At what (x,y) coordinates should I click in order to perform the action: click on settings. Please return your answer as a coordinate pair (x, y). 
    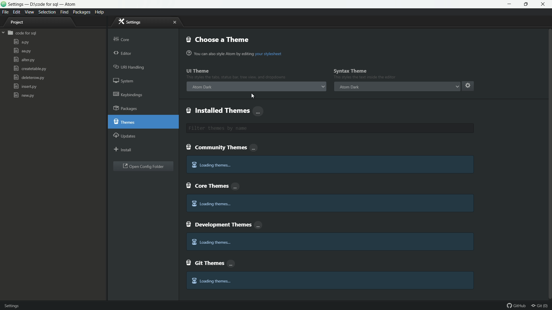
    Looking at the image, I should click on (467, 85).